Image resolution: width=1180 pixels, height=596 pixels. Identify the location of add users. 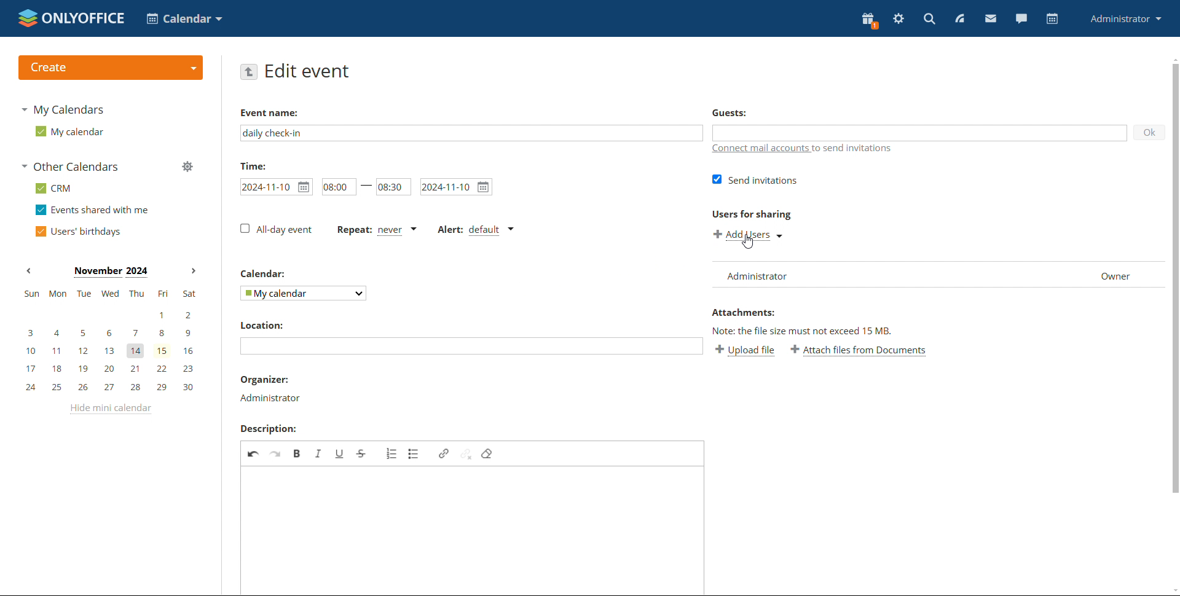
(750, 235).